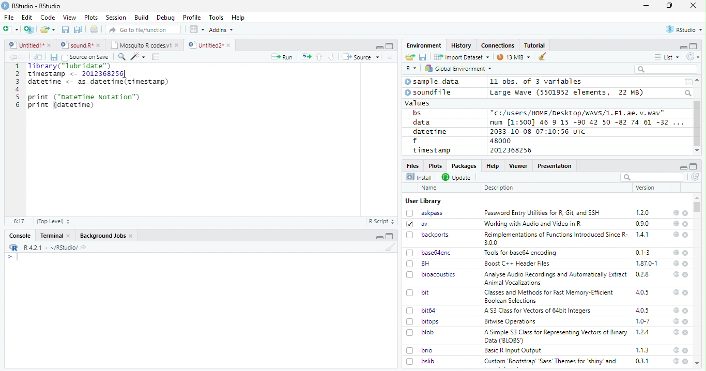 The height and width of the screenshot is (371, 706). I want to click on BH, so click(419, 264).